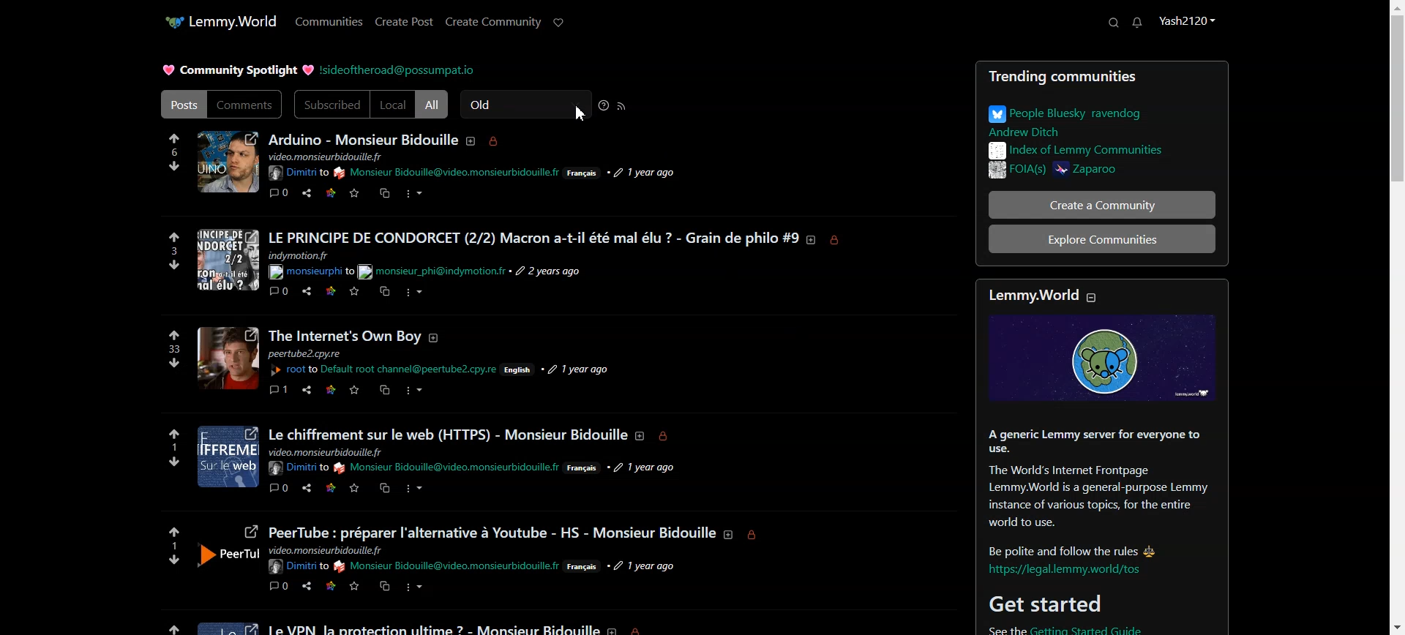 The height and width of the screenshot is (635, 1405). Describe the element at coordinates (446, 173) in the screenshot. I see `text` at that location.